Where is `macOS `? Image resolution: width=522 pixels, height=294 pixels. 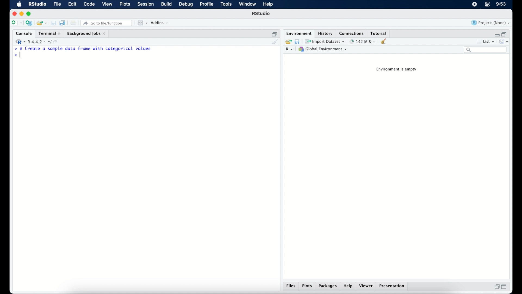
macOS  is located at coordinates (19, 4).